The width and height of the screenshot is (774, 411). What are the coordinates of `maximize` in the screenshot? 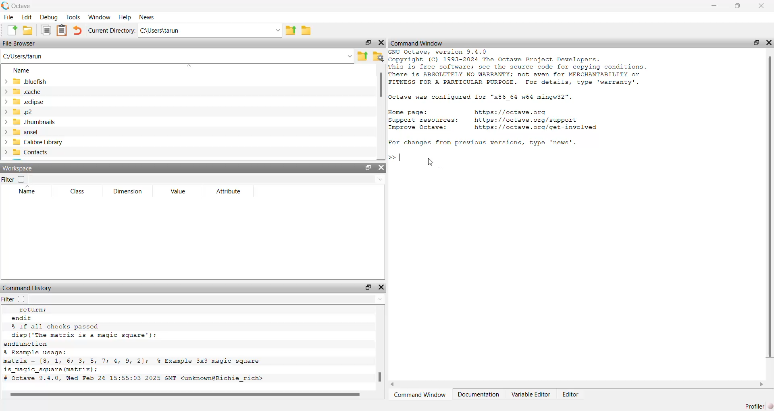 It's located at (367, 42).